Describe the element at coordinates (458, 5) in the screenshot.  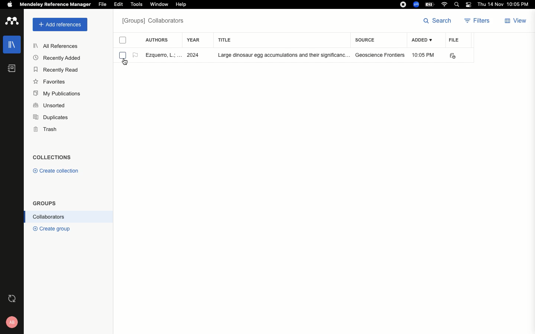
I see `Search` at that location.